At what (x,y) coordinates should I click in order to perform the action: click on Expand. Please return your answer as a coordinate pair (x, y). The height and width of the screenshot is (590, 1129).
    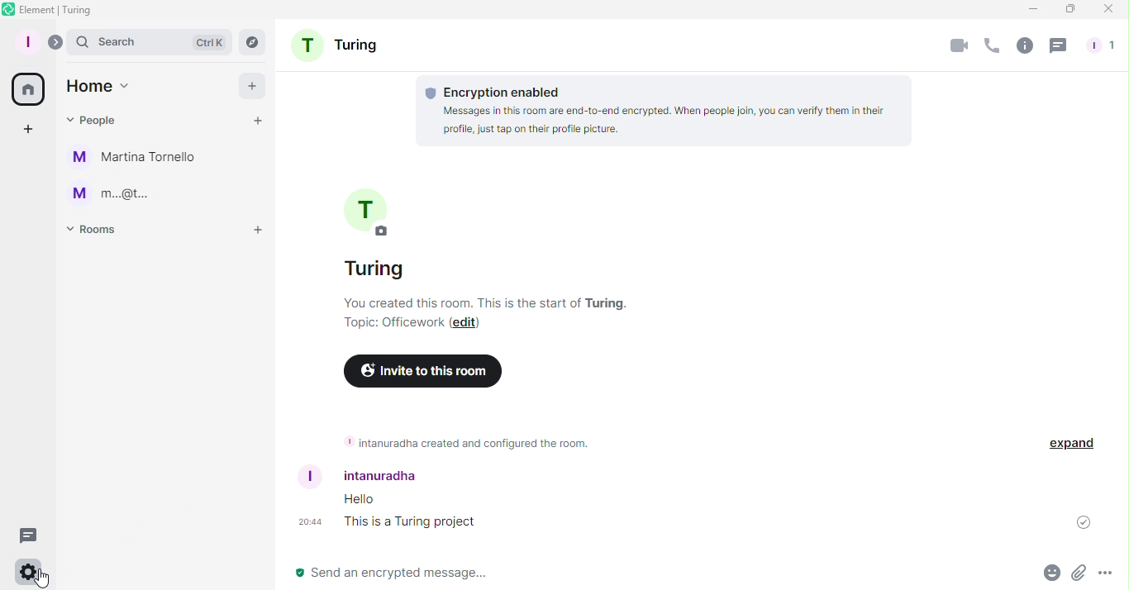
    Looking at the image, I should click on (1073, 444).